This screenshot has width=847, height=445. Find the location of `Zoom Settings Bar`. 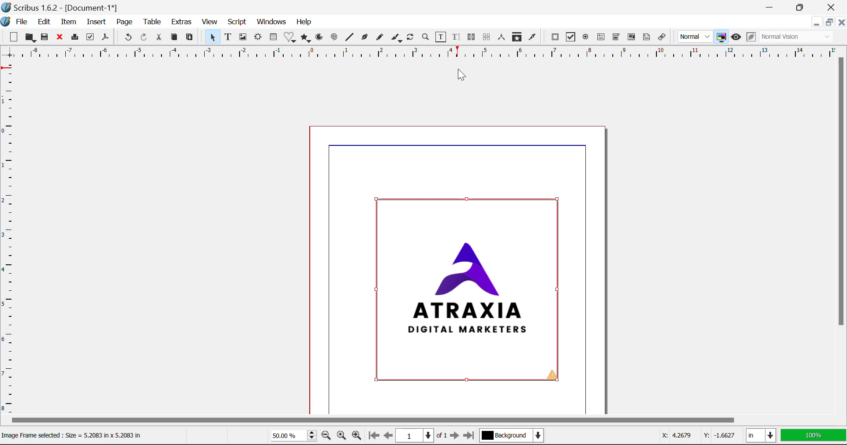

Zoom Settings Bar is located at coordinates (312, 435).